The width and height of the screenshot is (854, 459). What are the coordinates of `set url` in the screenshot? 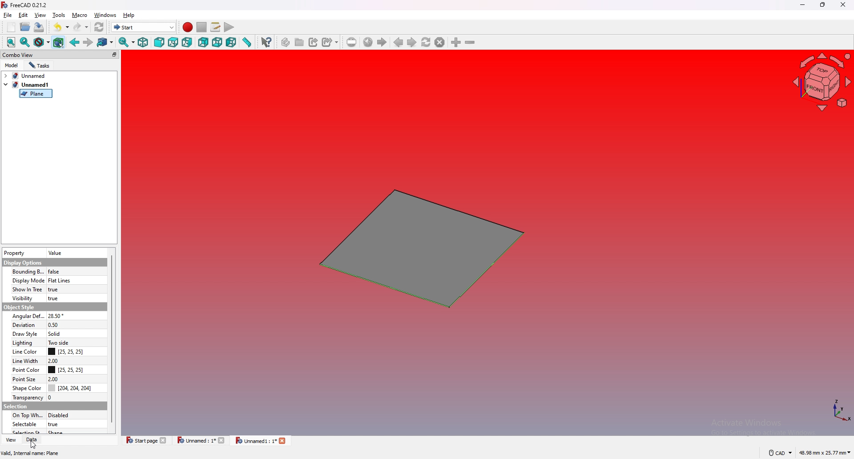 It's located at (352, 42).